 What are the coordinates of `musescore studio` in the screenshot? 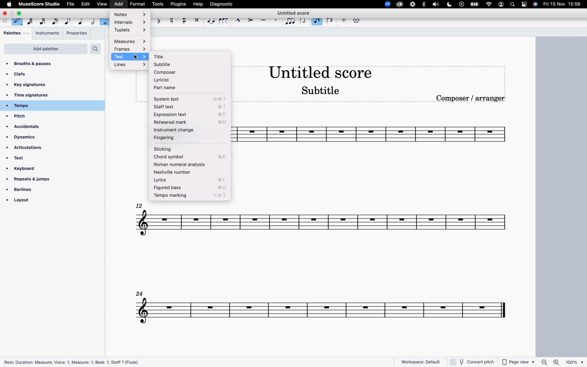 It's located at (40, 4).